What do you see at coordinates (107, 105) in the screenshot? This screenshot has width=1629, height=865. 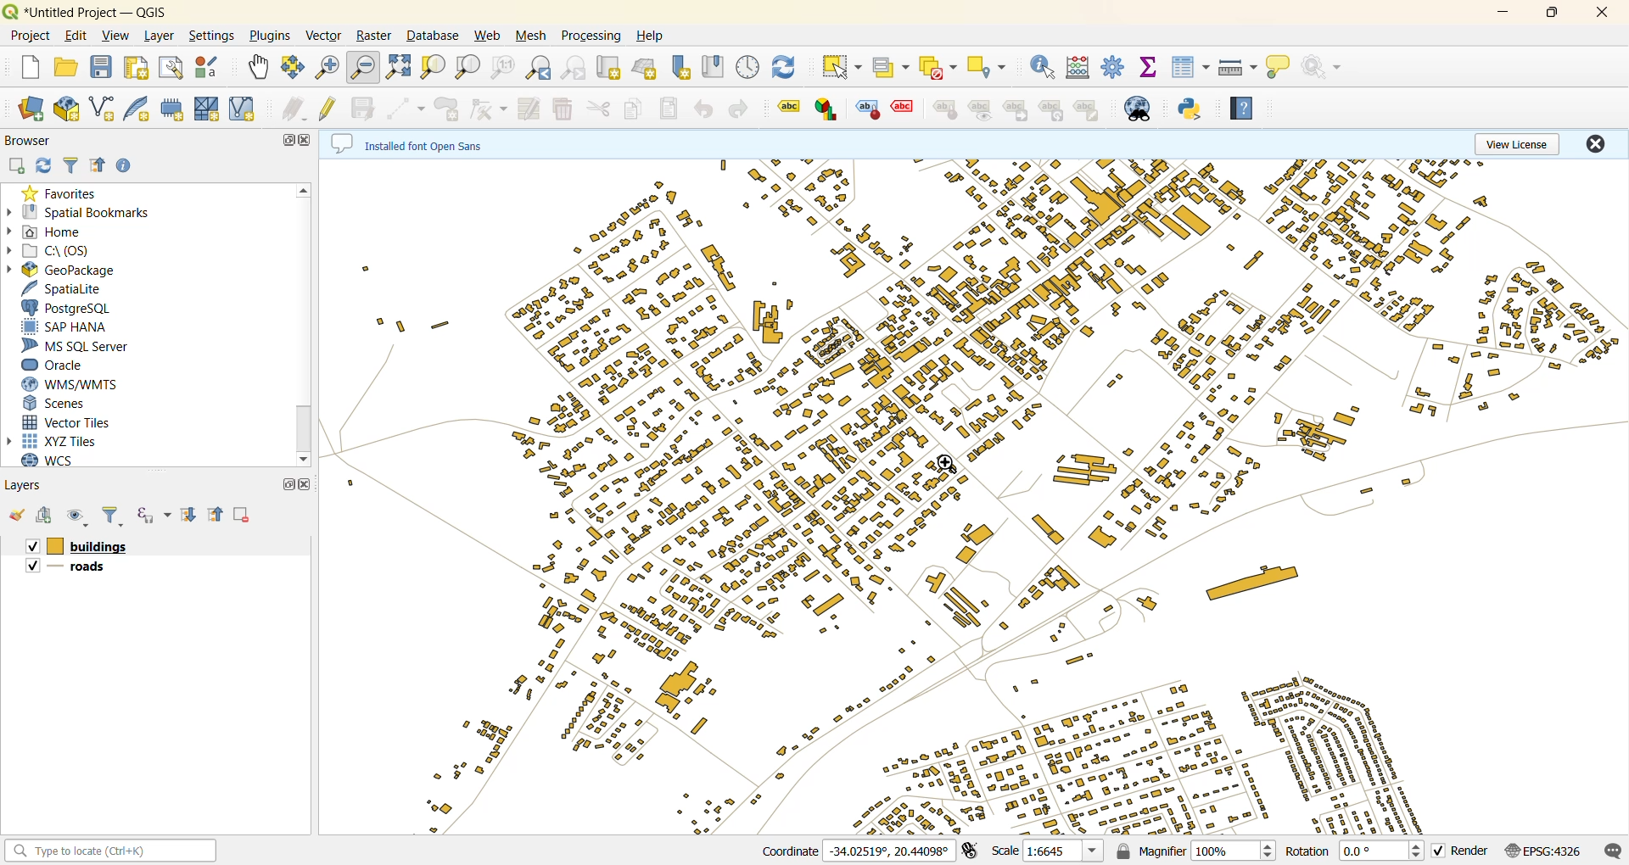 I see `new shapefile layer` at bounding box center [107, 105].